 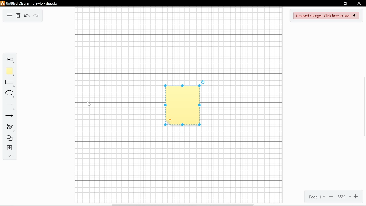 What do you see at coordinates (10, 148) in the screenshot?
I see `Insert` at bounding box center [10, 148].